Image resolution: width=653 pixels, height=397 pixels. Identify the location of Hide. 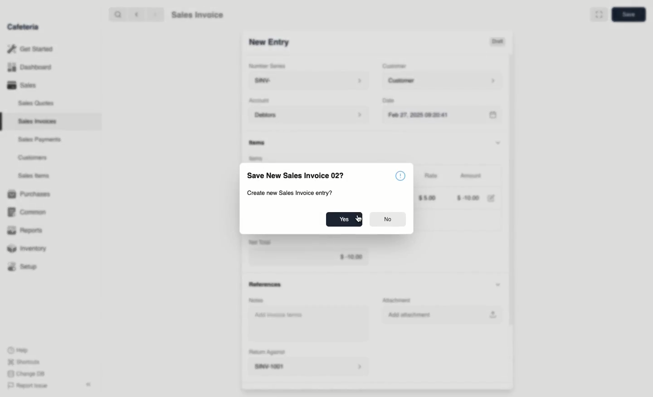
(502, 141).